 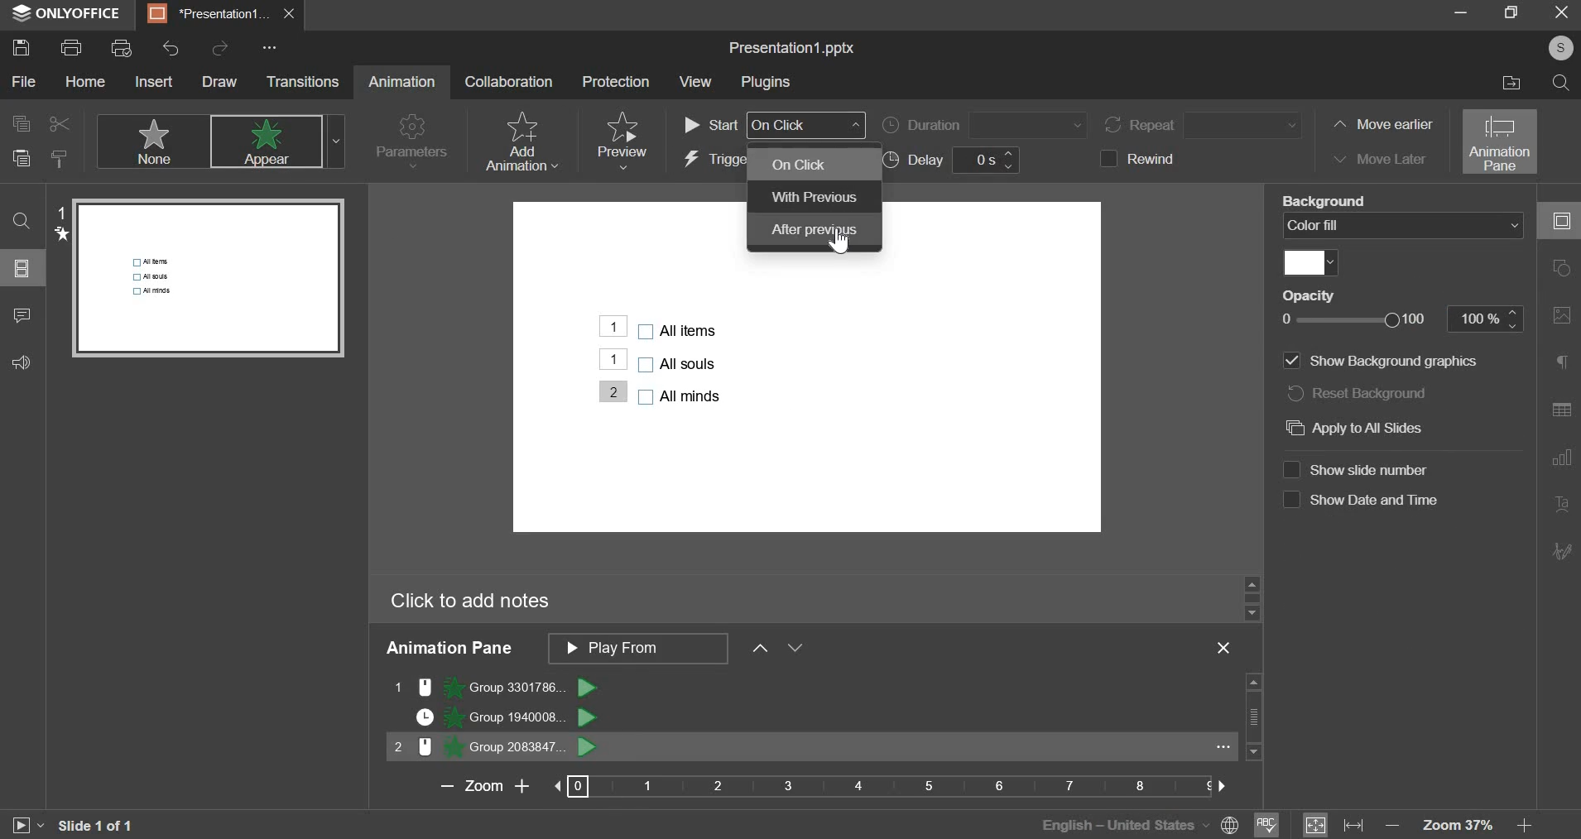 What do you see at coordinates (25, 81) in the screenshot?
I see `file` at bounding box center [25, 81].